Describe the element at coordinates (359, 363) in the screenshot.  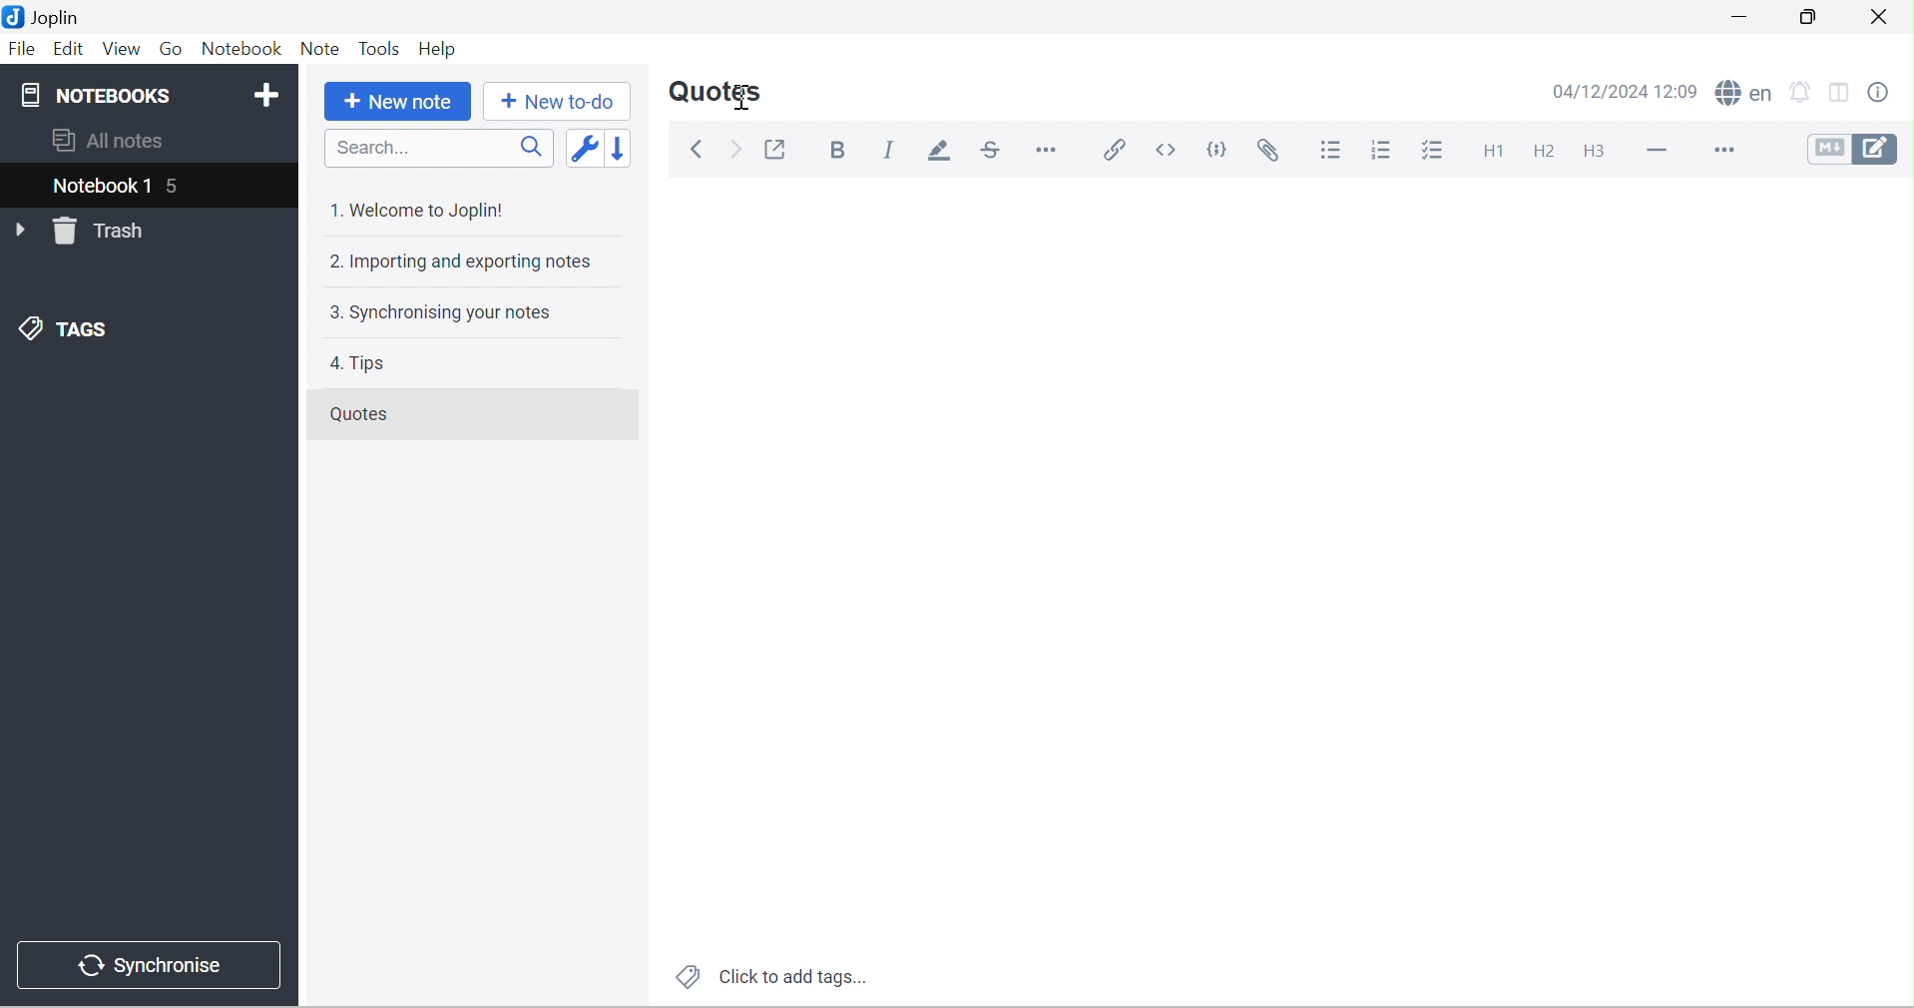
I see `4. Tips` at that location.